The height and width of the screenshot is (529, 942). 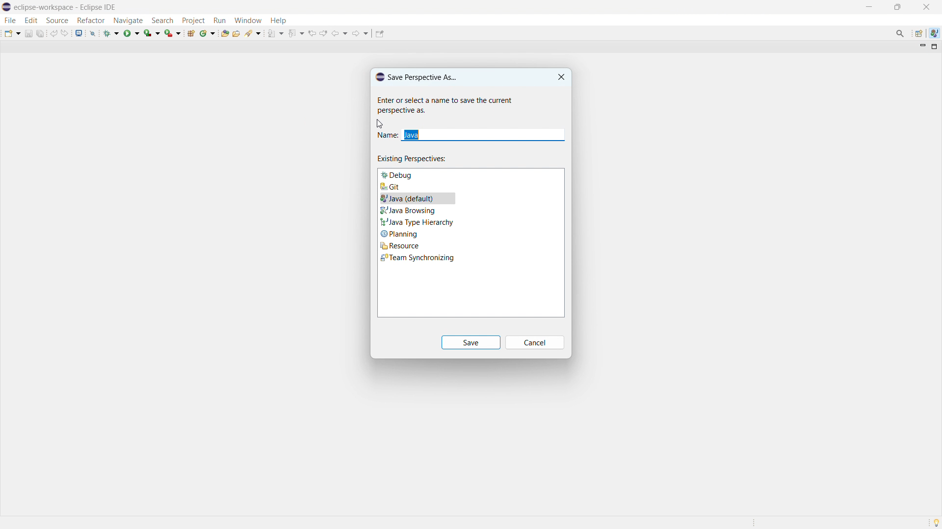 I want to click on git, so click(x=470, y=186).